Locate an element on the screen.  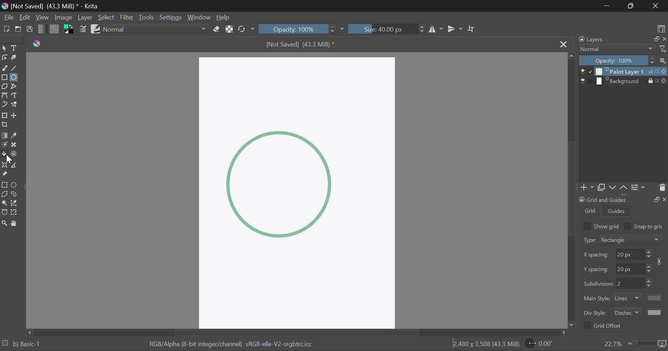
Multibrush Tool is located at coordinates (15, 105).